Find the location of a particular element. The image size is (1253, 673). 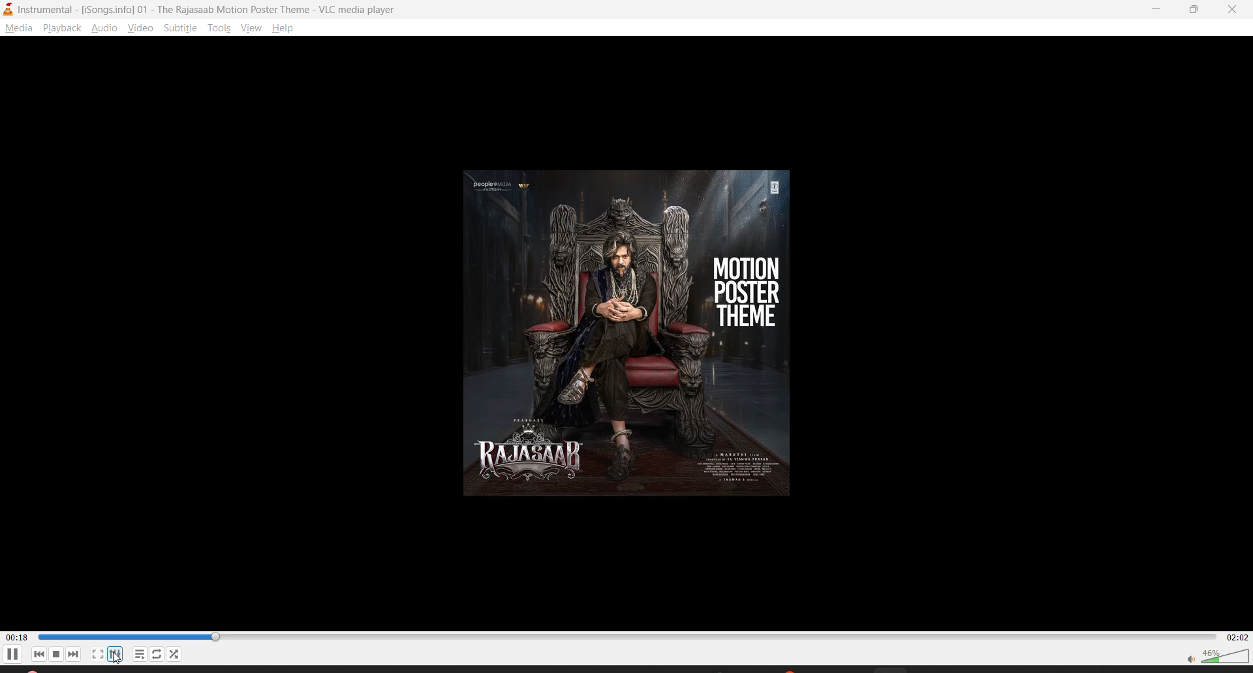

total track time is located at coordinates (1235, 636).